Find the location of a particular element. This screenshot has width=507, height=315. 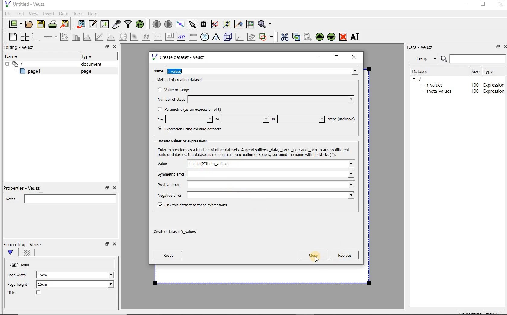

Parametric (as an expression of t) is located at coordinates (192, 110).